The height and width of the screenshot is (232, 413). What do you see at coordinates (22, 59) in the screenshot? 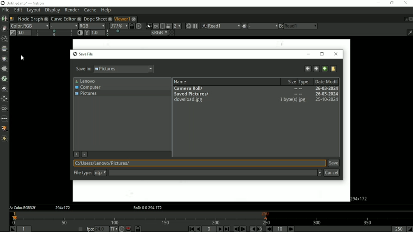
I see `Cursor` at bounding box center [22, 59].